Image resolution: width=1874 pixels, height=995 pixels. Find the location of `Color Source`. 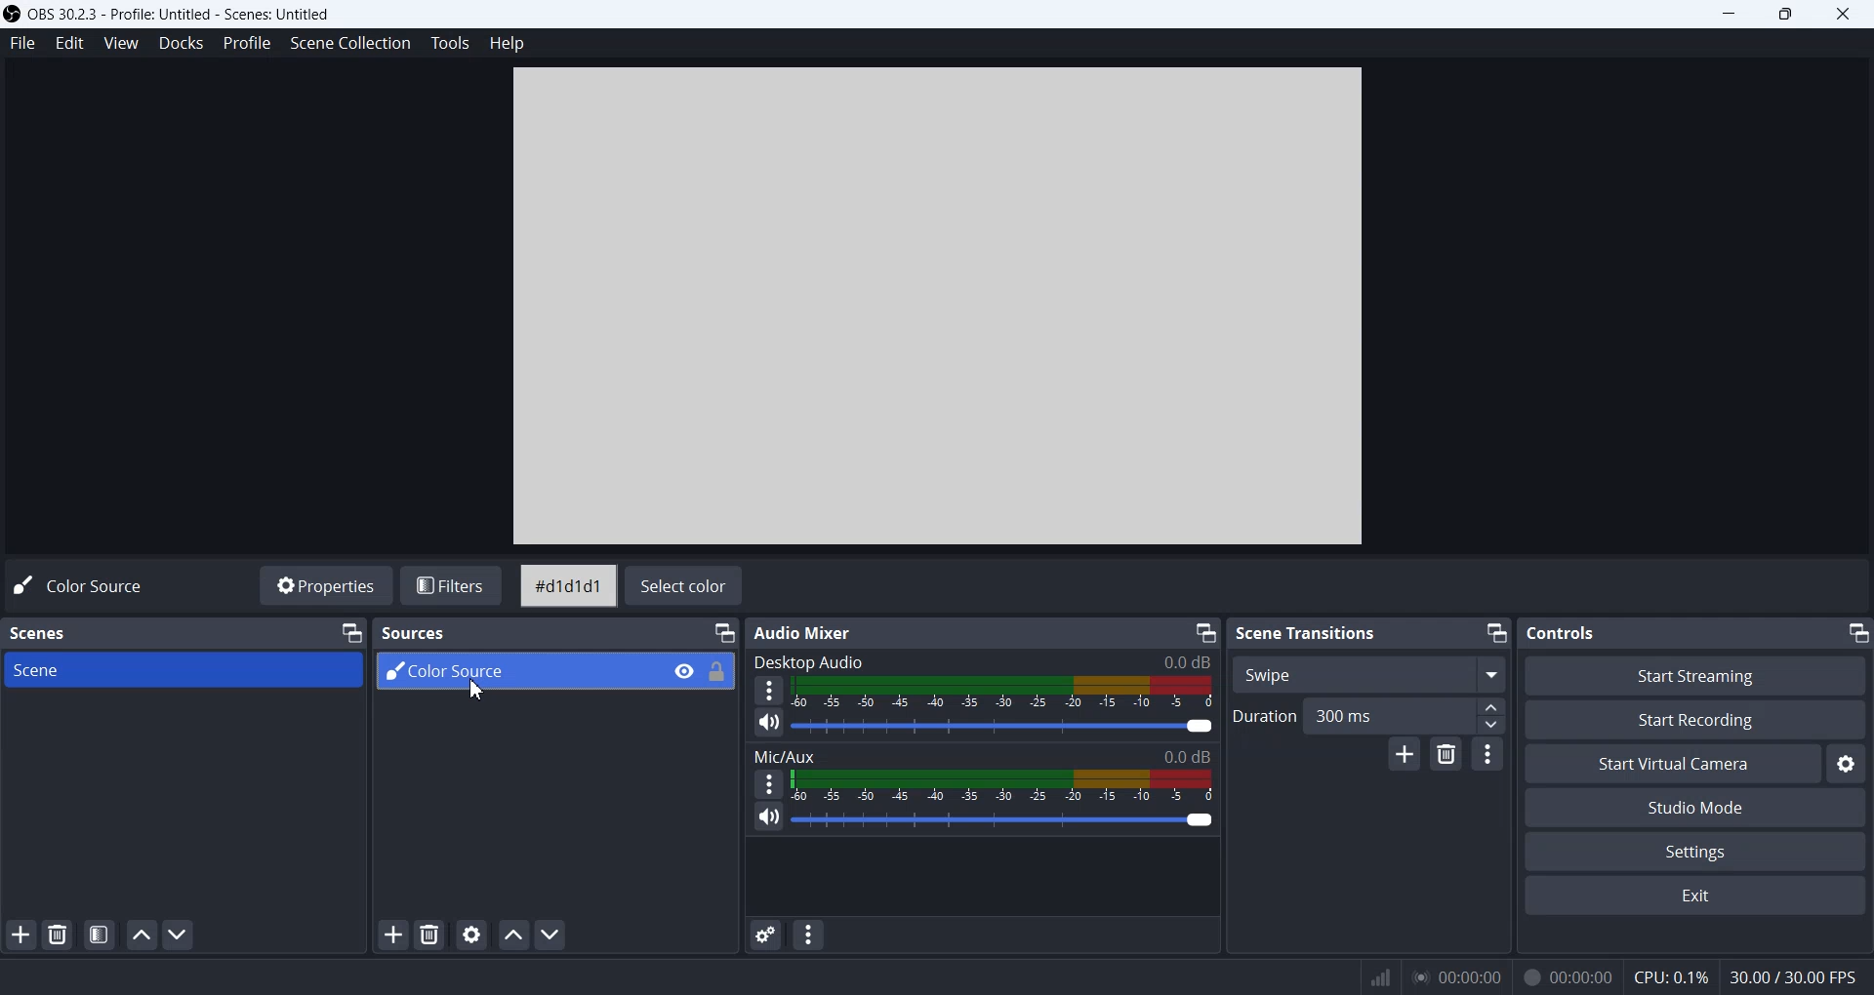

Color Source is located at coordinates (83, 584).